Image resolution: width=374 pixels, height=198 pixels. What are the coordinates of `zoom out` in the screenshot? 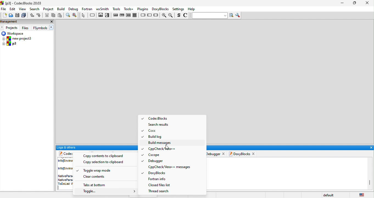 It's located at (171, 15).